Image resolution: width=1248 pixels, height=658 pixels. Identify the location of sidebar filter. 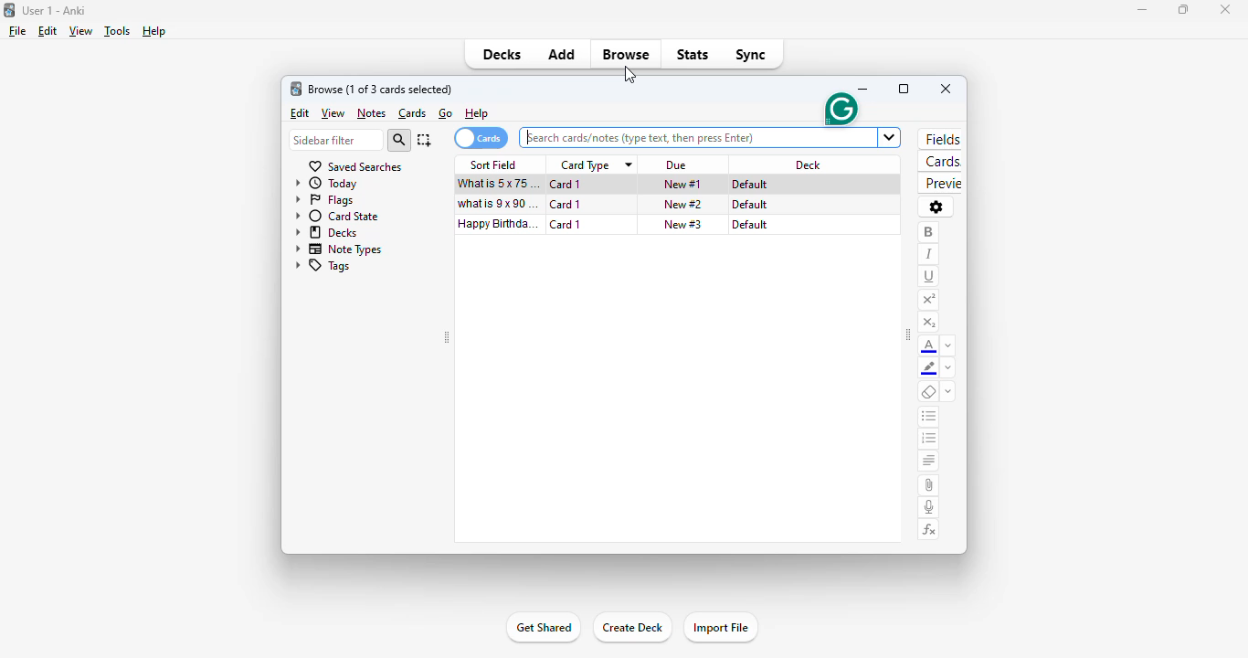
(337, 140).